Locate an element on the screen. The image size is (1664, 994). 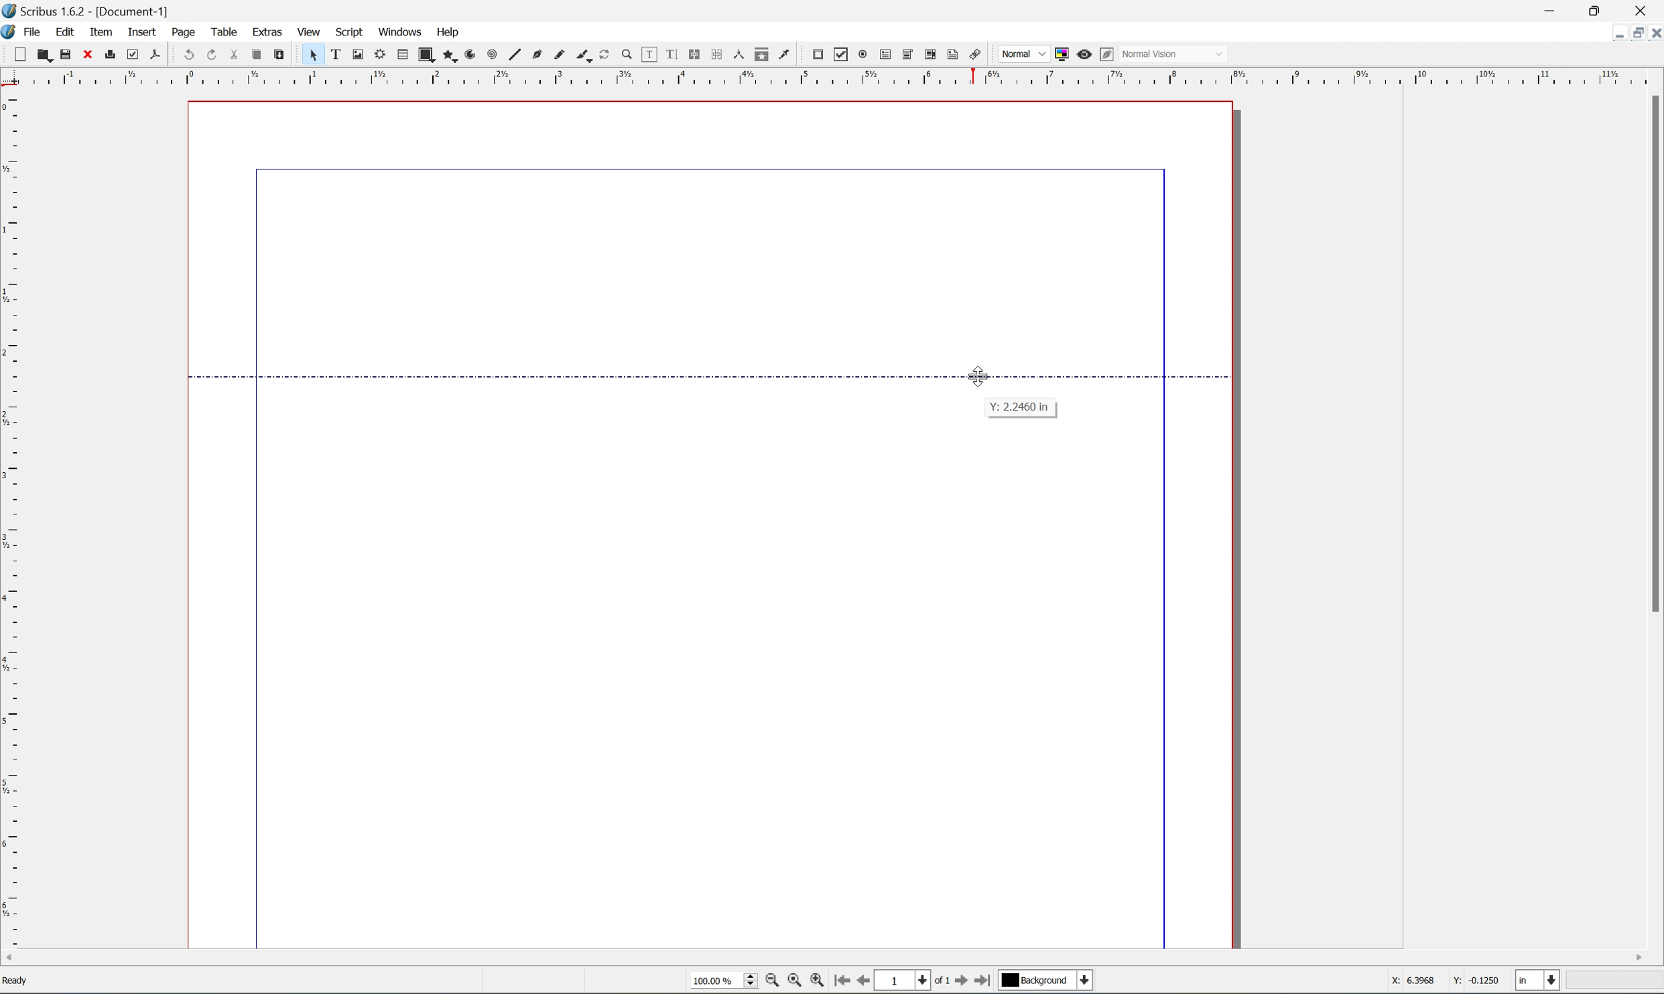
freehand line is located at coordinates (562, 55).